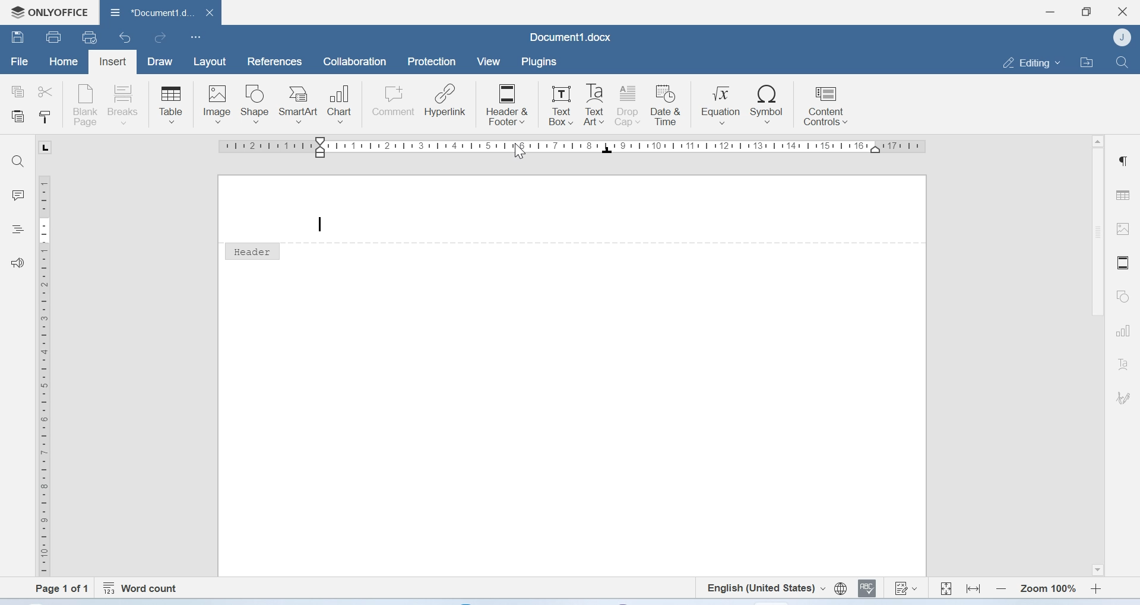 This screenshot has width=1140, height=605. Describe the element at coordinates (1000, 588) in the screenshot. I see `Zoom out` at that location.